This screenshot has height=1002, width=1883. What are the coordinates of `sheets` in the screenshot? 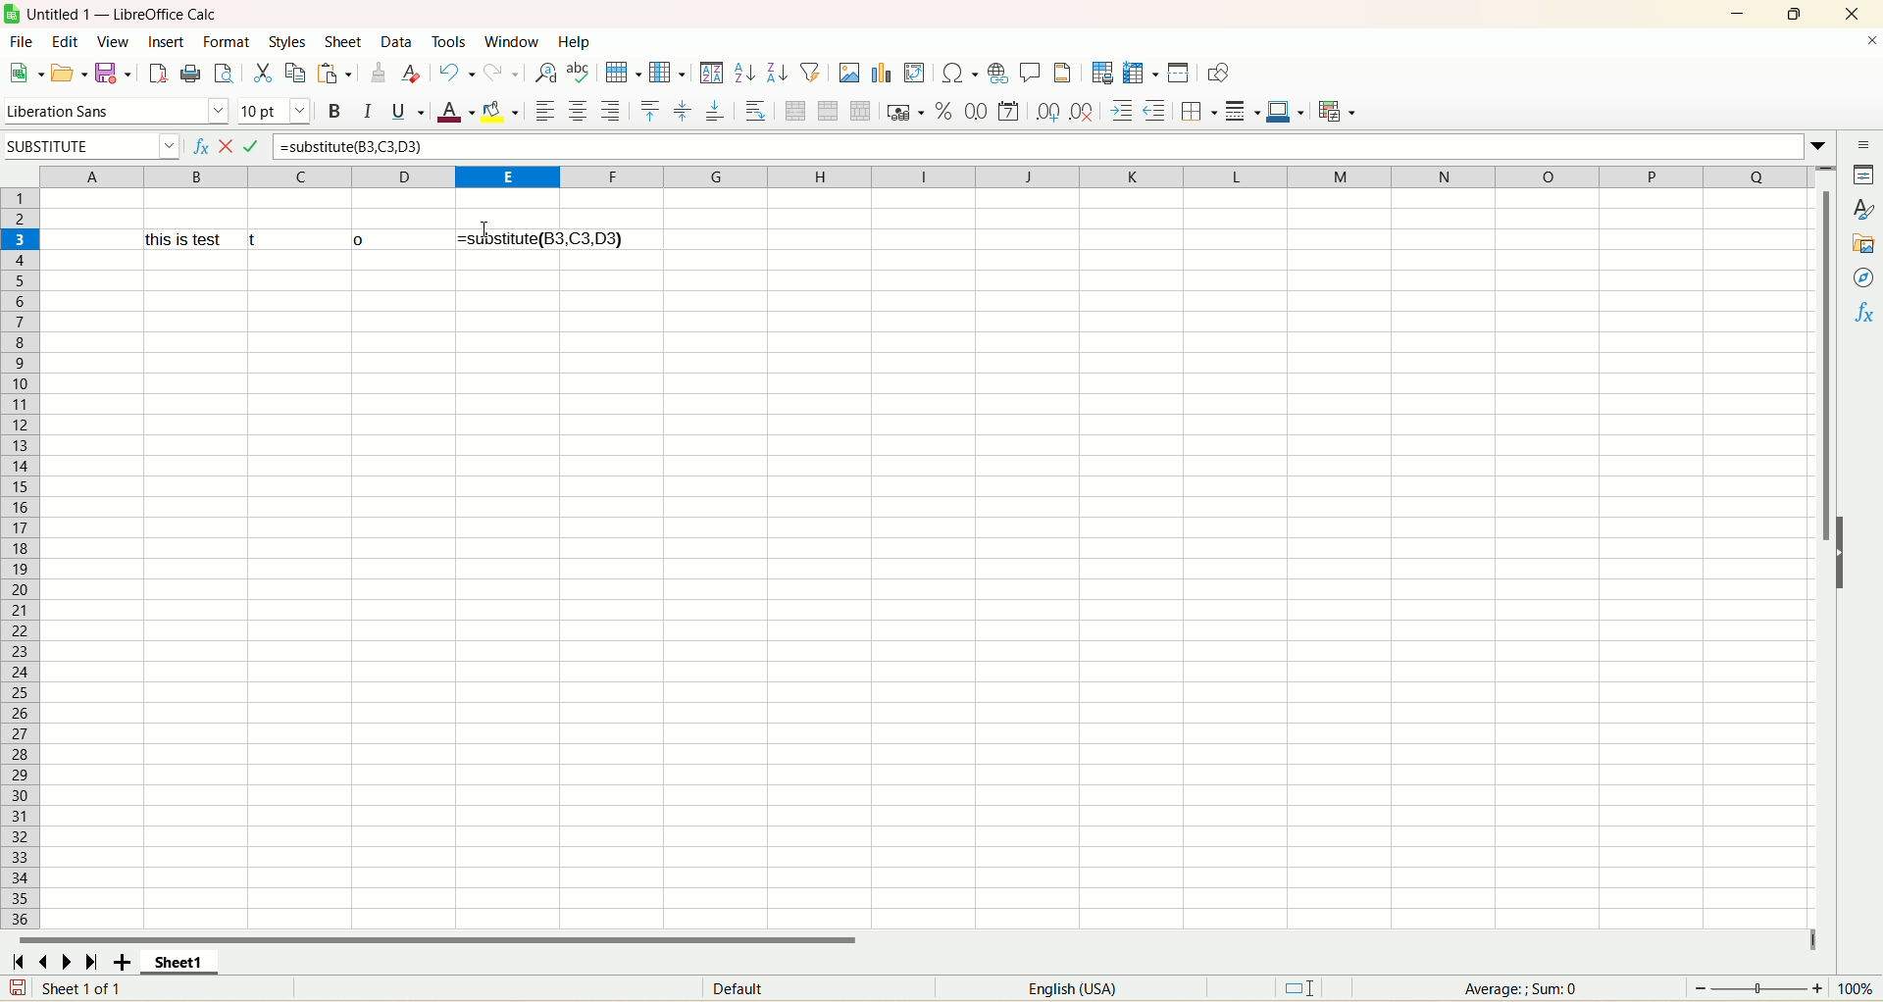 It's located at (344, 39).